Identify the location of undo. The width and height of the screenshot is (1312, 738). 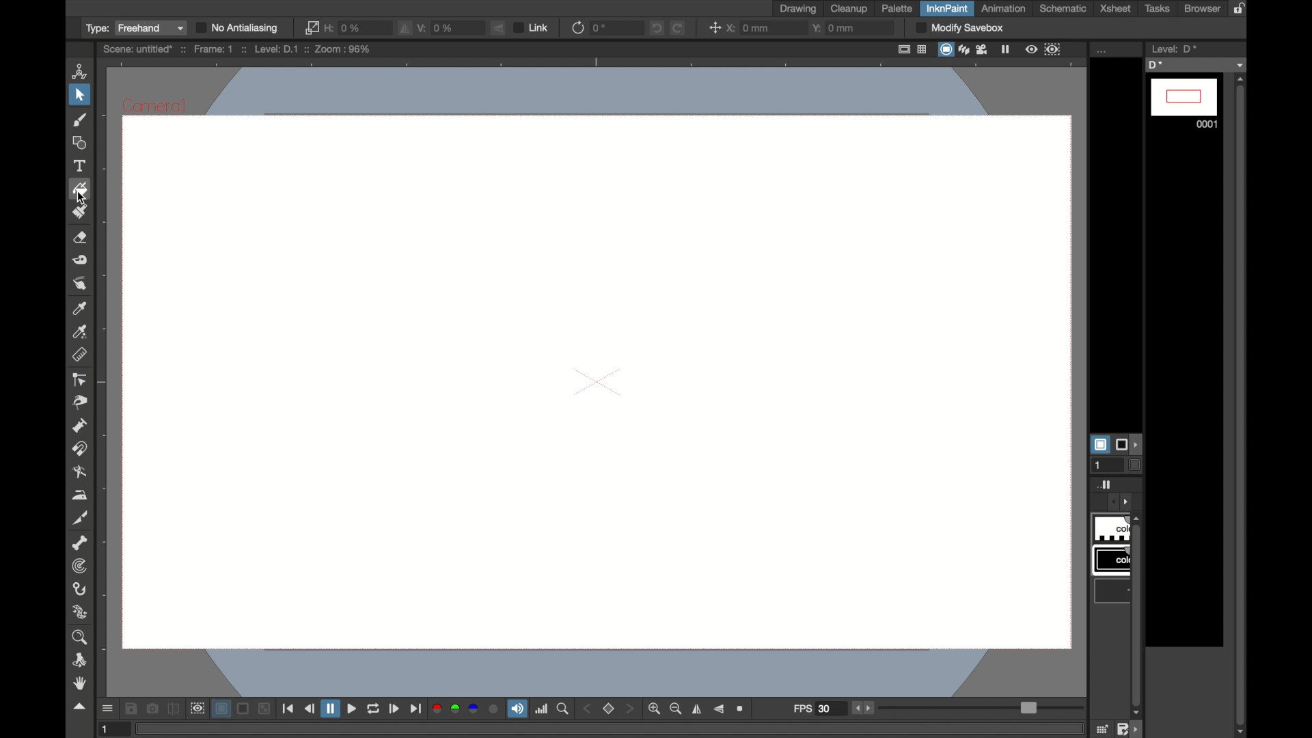
(656, 27).